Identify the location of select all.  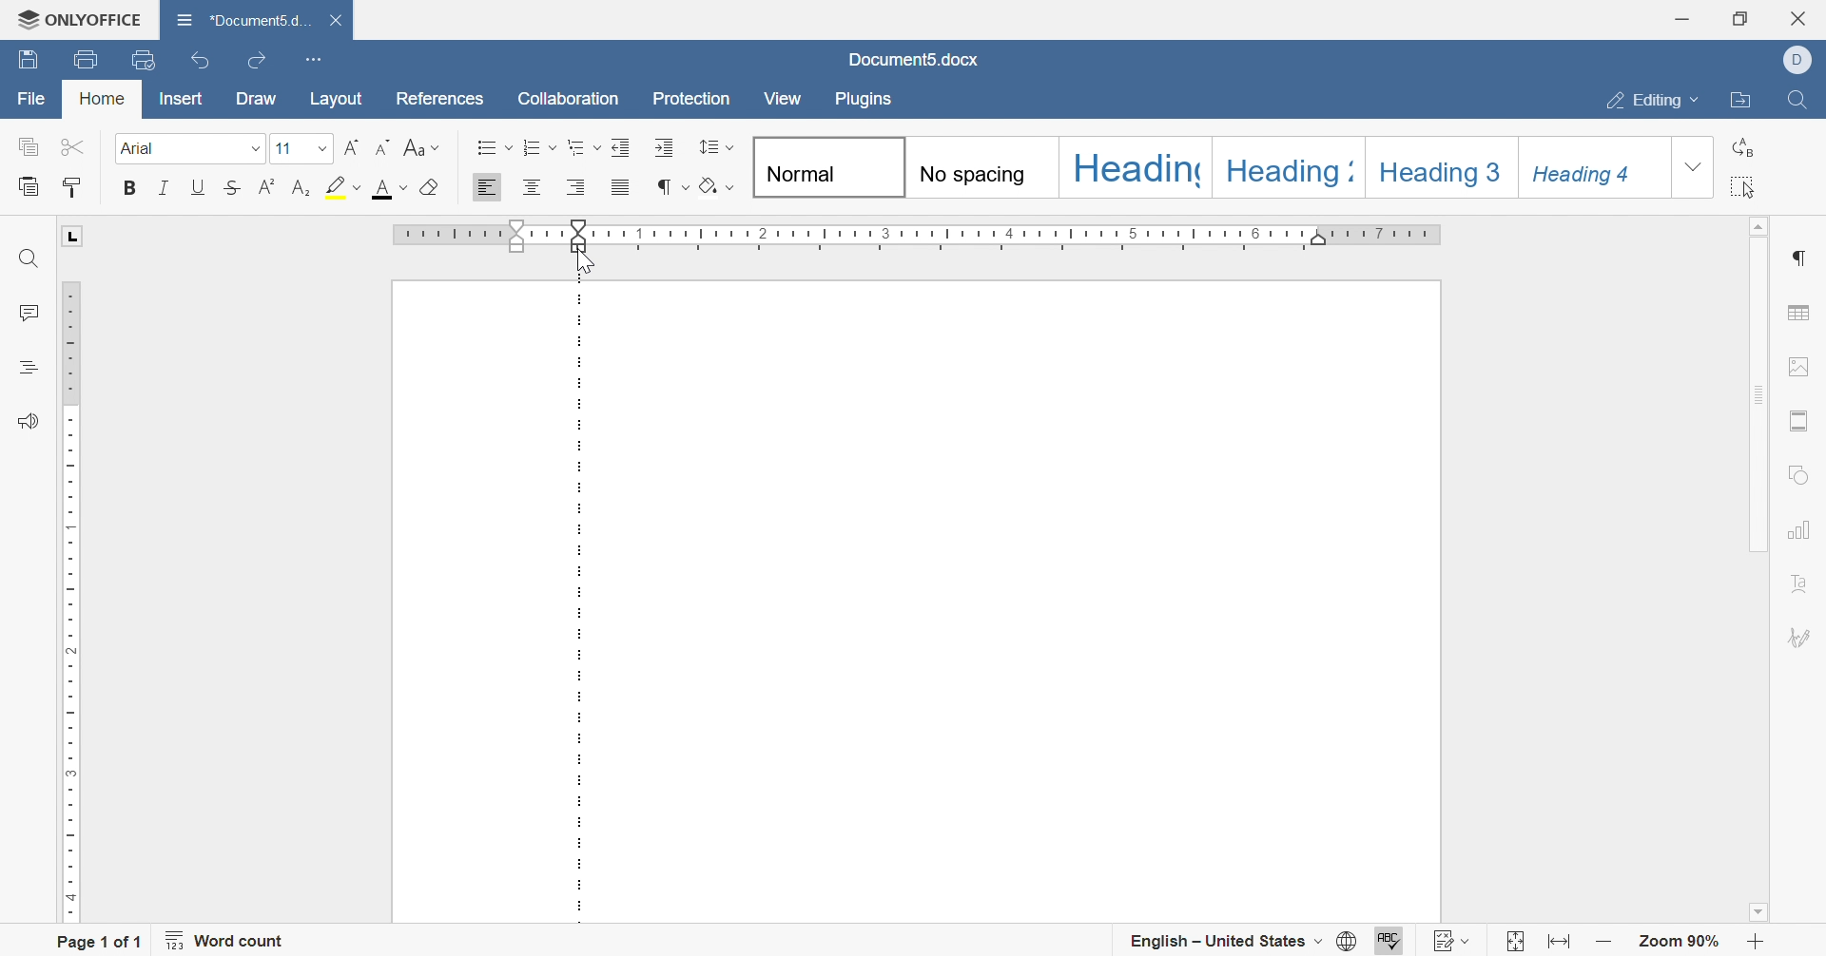
(1751, 186).